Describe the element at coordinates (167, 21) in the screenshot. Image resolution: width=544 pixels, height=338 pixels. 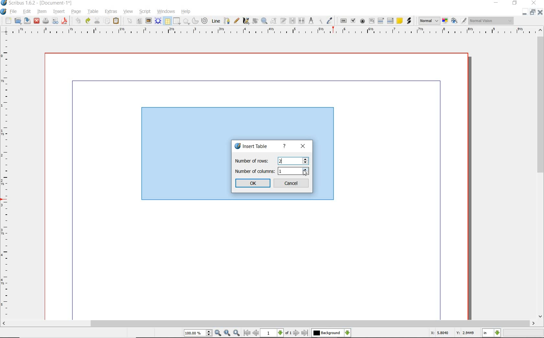
I see `table` at that location.